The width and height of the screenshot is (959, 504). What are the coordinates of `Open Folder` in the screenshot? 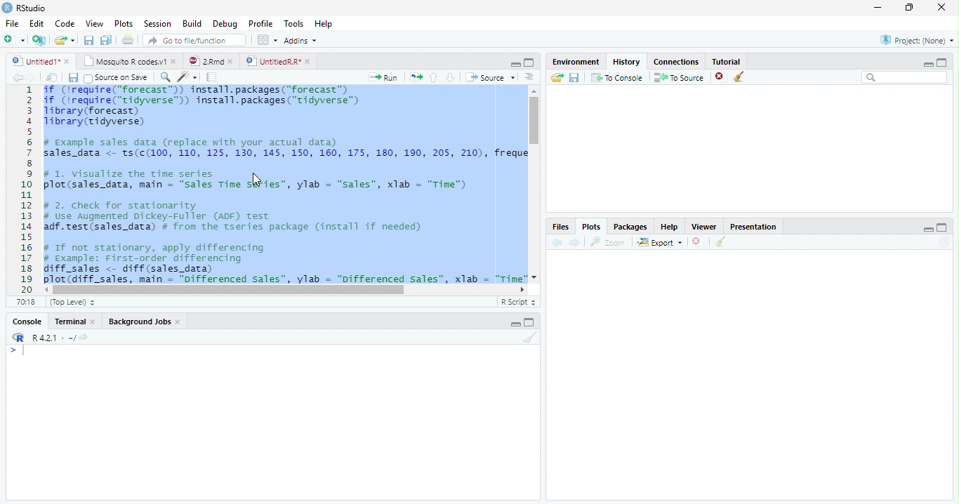 It's located at (557, 78).